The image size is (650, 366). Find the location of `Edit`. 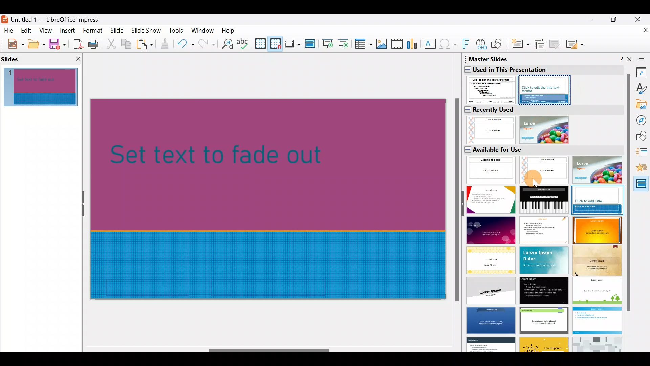

Edit is located at coordinates (27, 30).